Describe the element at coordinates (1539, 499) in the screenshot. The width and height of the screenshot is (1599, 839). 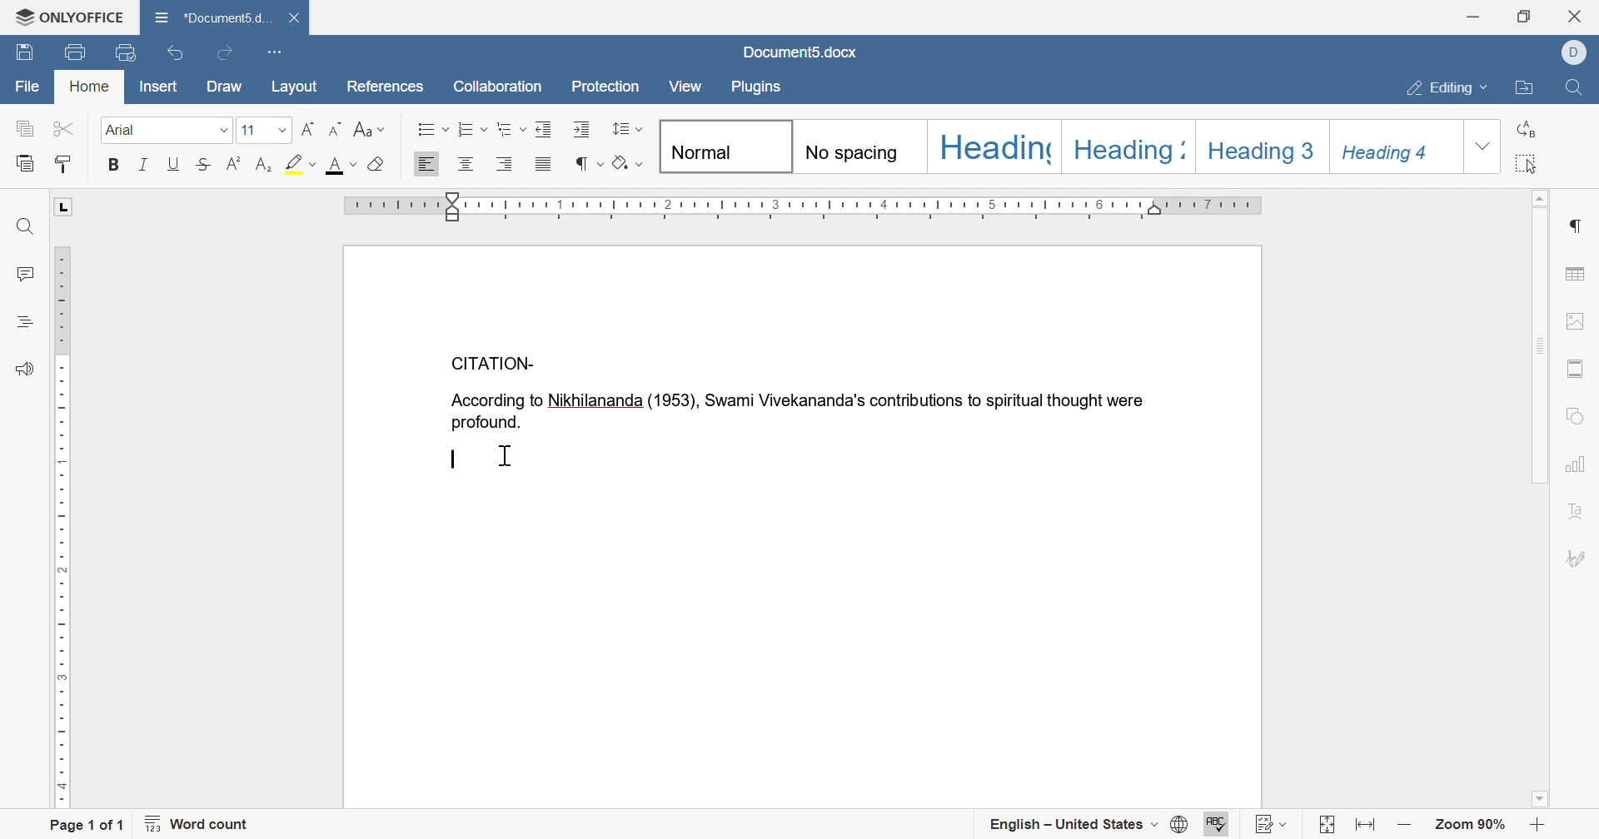
I see `Scroll Bar` at that location.